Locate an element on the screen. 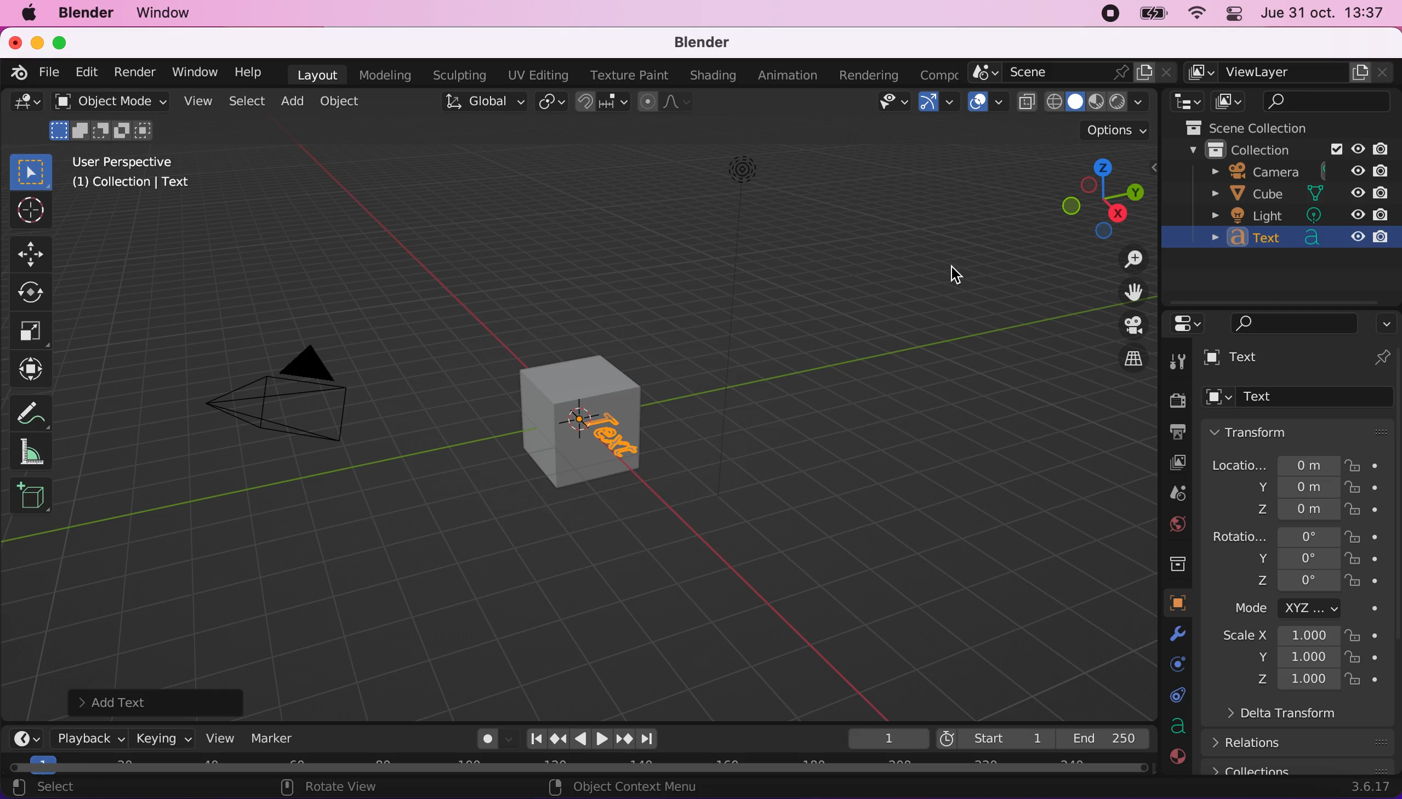  end 250 is located at coordinates (1102, 739).